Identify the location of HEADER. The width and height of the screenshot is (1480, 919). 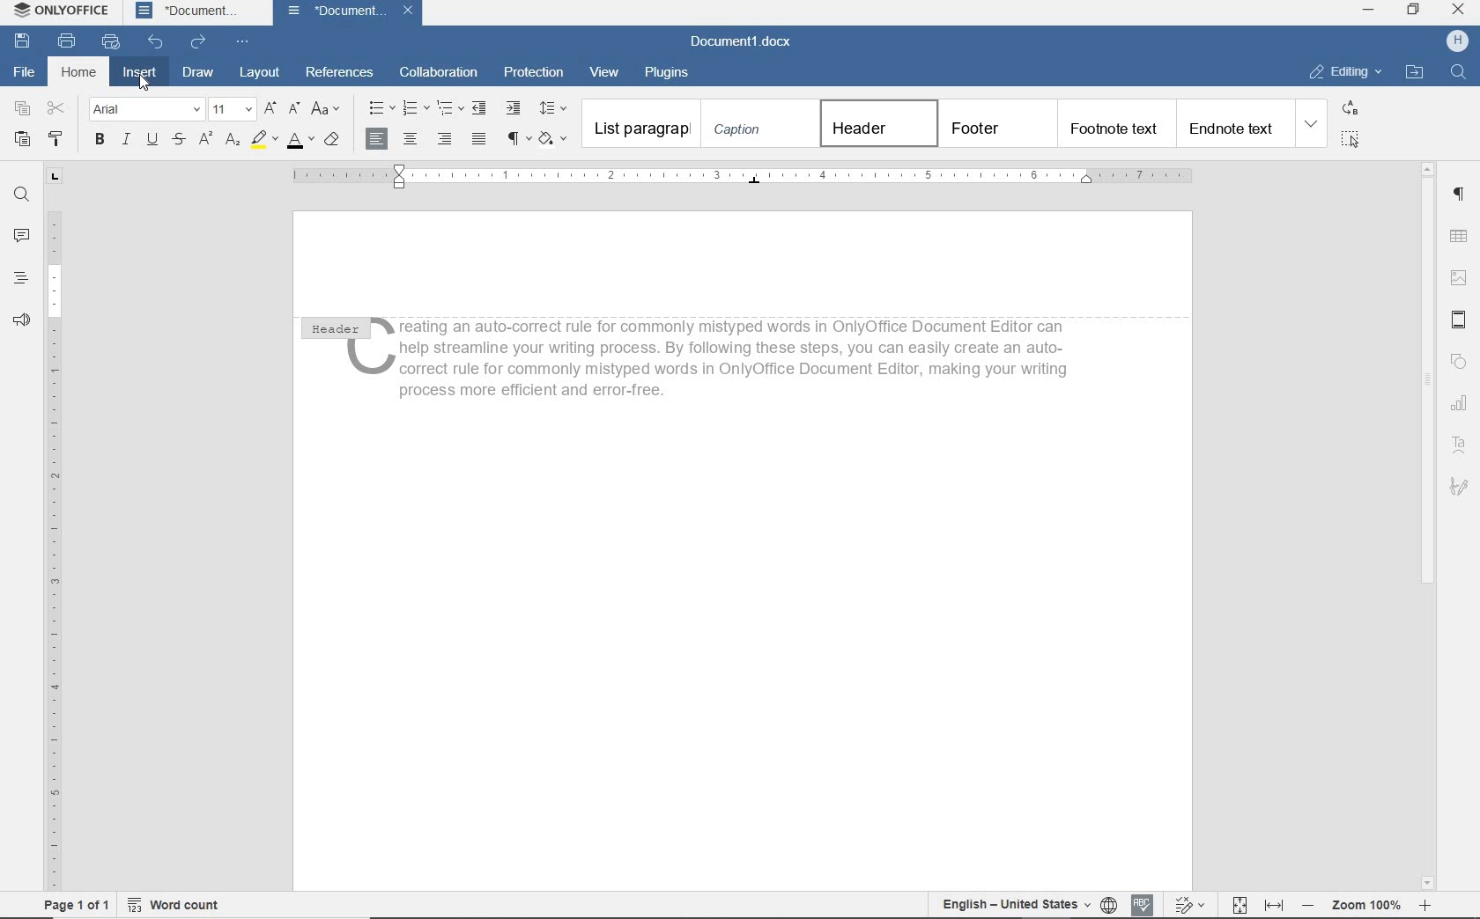
(333, 326).